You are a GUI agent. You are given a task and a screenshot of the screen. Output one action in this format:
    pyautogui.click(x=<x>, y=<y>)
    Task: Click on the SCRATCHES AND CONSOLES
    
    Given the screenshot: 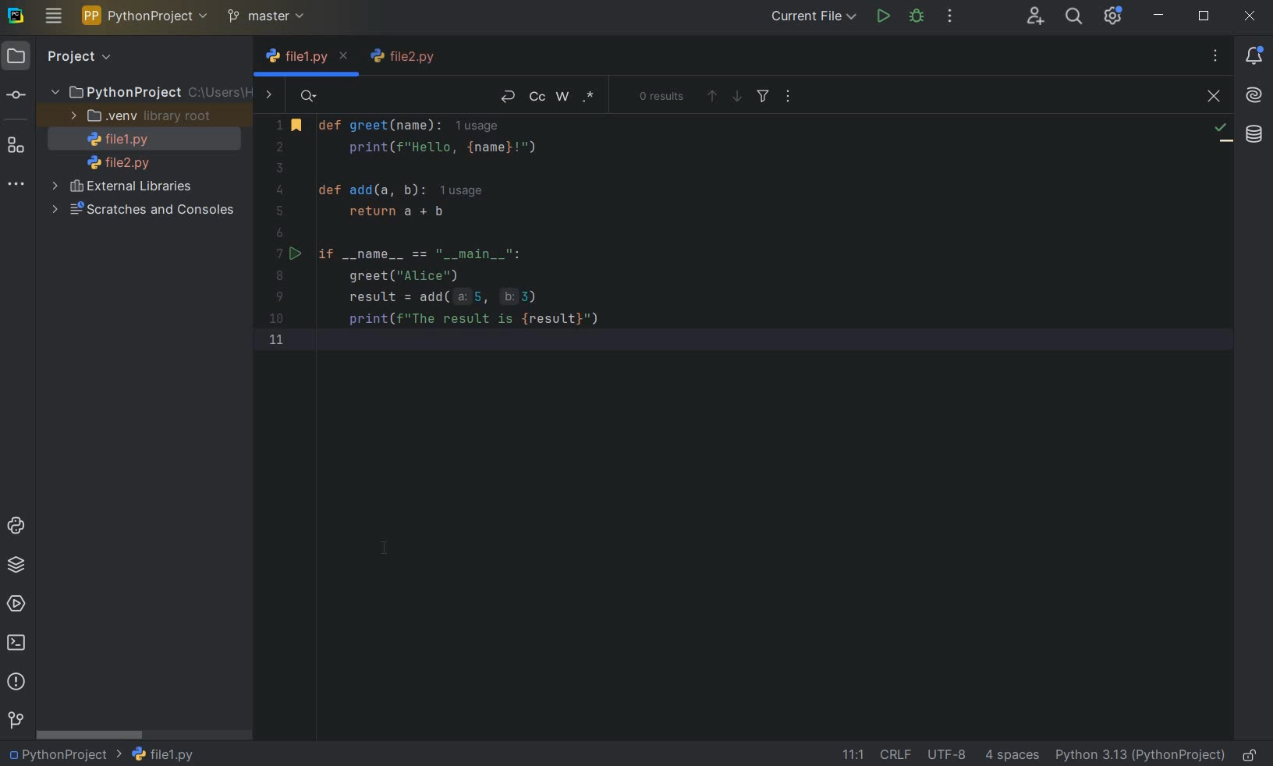 What is the action you would take?
    pyautogui.click(x=144, y=211)
    